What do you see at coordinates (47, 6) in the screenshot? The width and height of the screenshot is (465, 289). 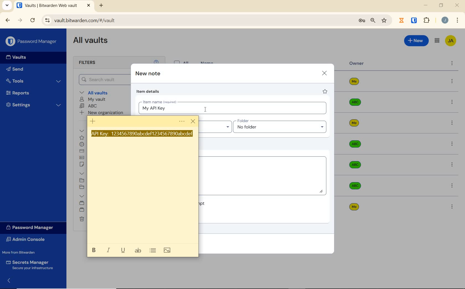 I see `open tab` at bounding box center [47, 6].